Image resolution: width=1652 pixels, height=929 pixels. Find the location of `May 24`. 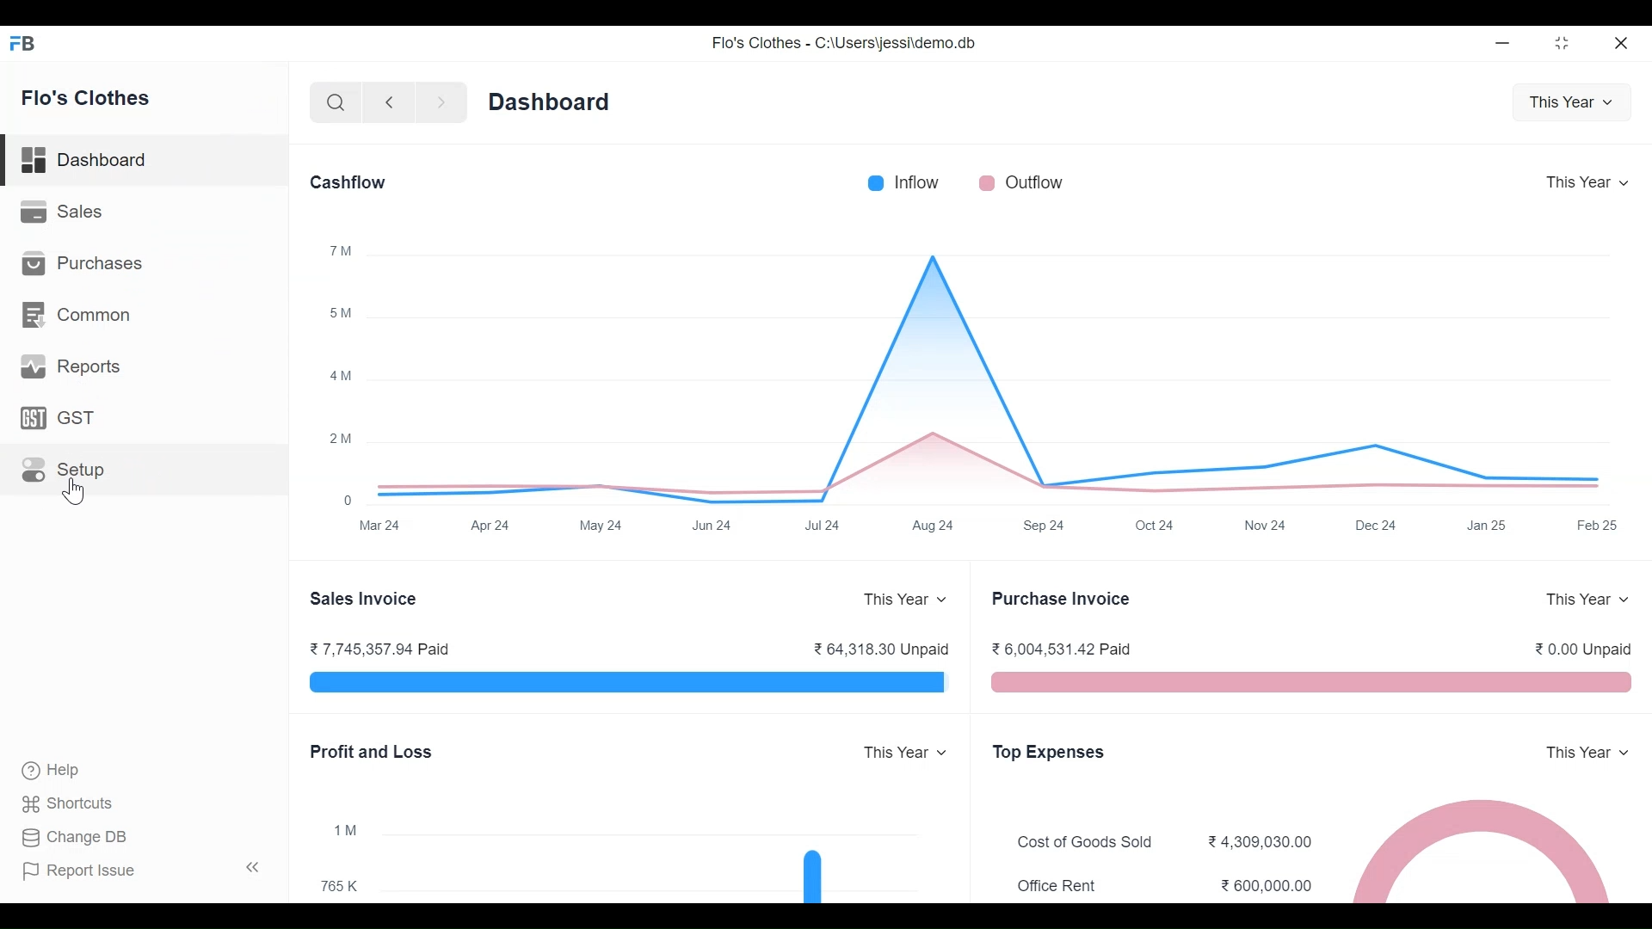

May 24 is located at coordinates (604, 524).